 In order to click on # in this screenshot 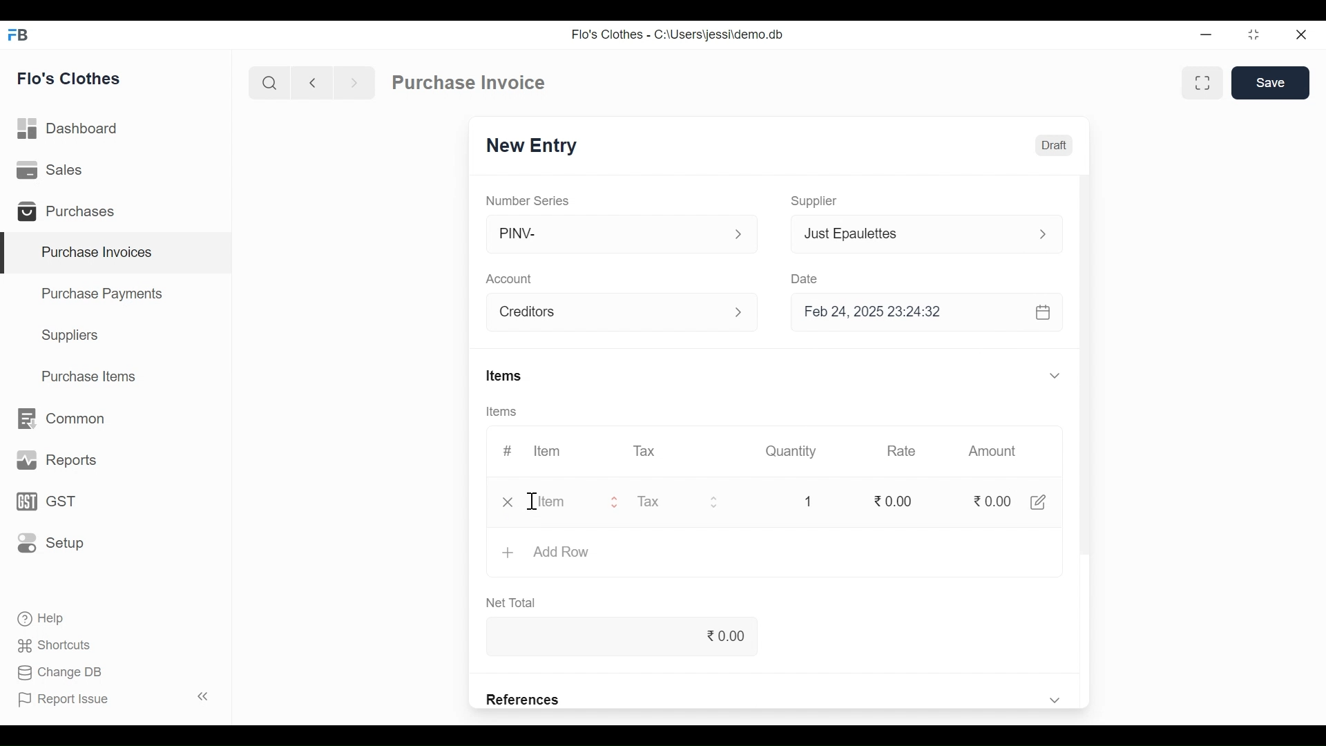, I will do `click(508, 450)`.